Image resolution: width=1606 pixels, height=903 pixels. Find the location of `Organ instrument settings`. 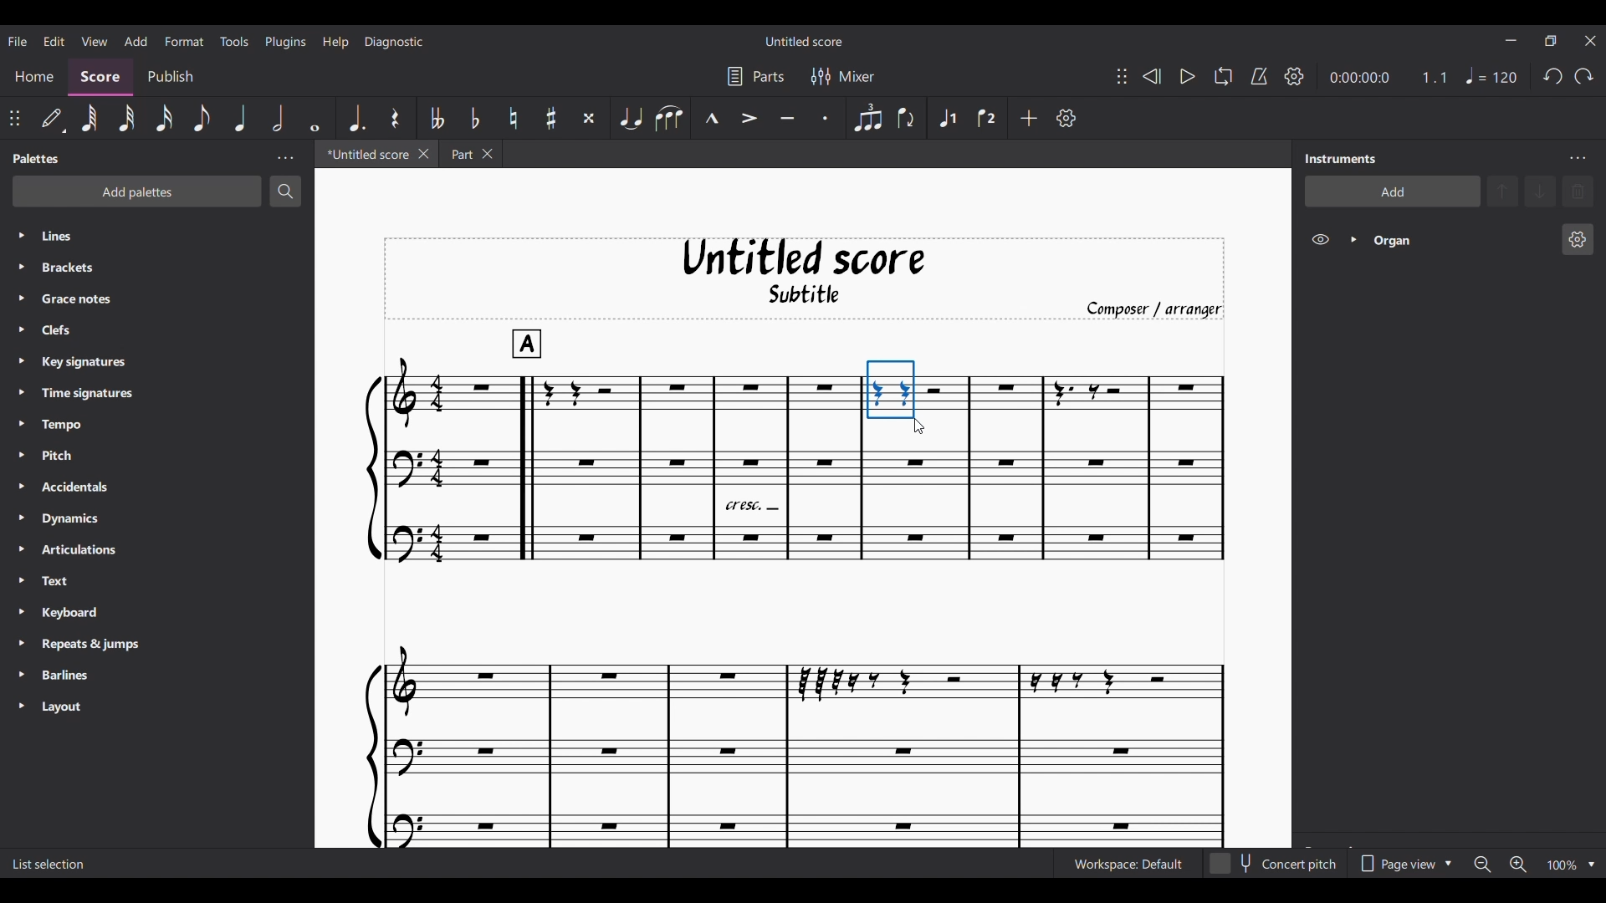

Organ instrument settings is located at coordinates (1578, 239).